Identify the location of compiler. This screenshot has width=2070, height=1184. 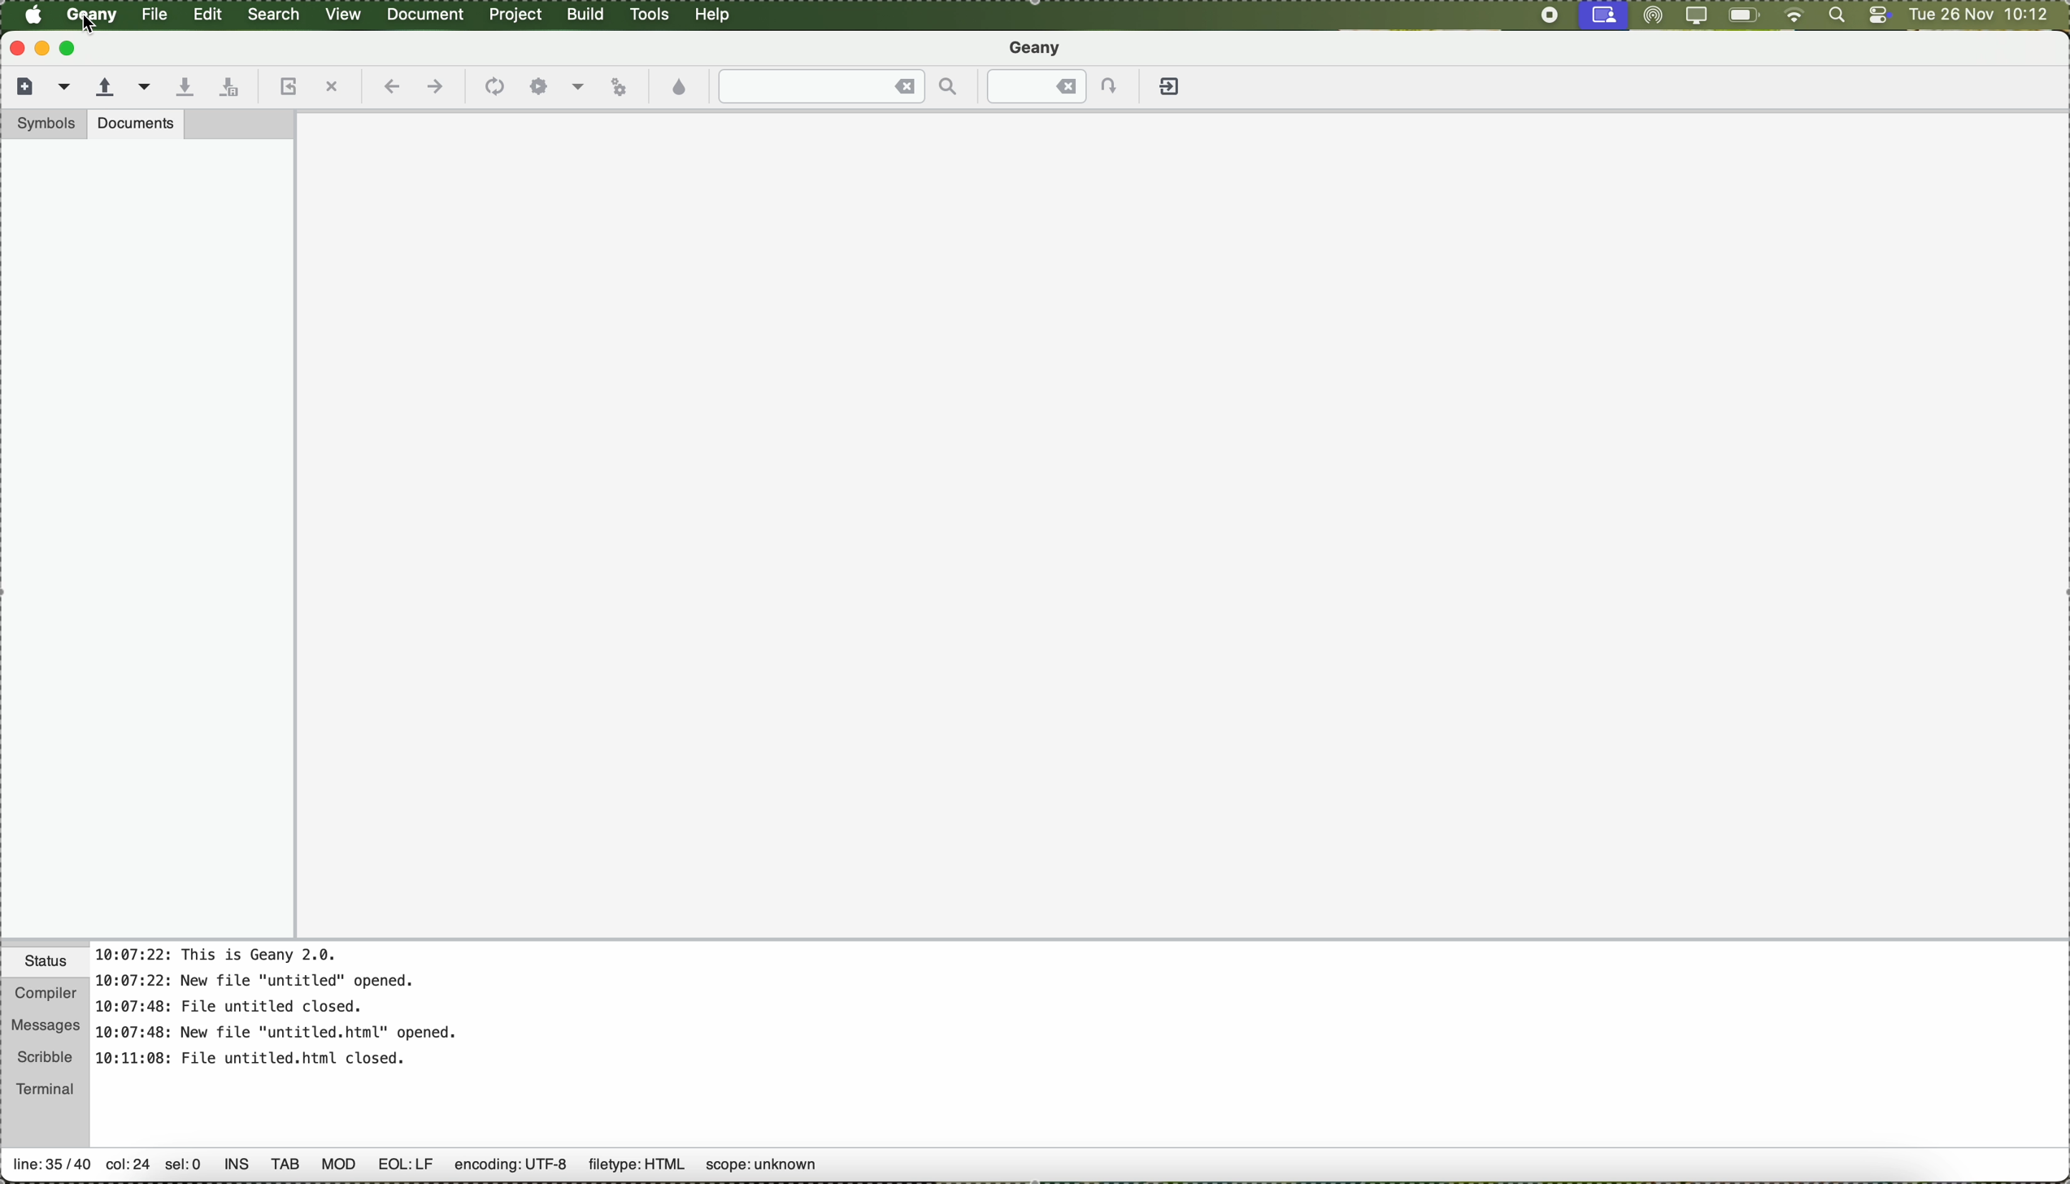
(44, 990).